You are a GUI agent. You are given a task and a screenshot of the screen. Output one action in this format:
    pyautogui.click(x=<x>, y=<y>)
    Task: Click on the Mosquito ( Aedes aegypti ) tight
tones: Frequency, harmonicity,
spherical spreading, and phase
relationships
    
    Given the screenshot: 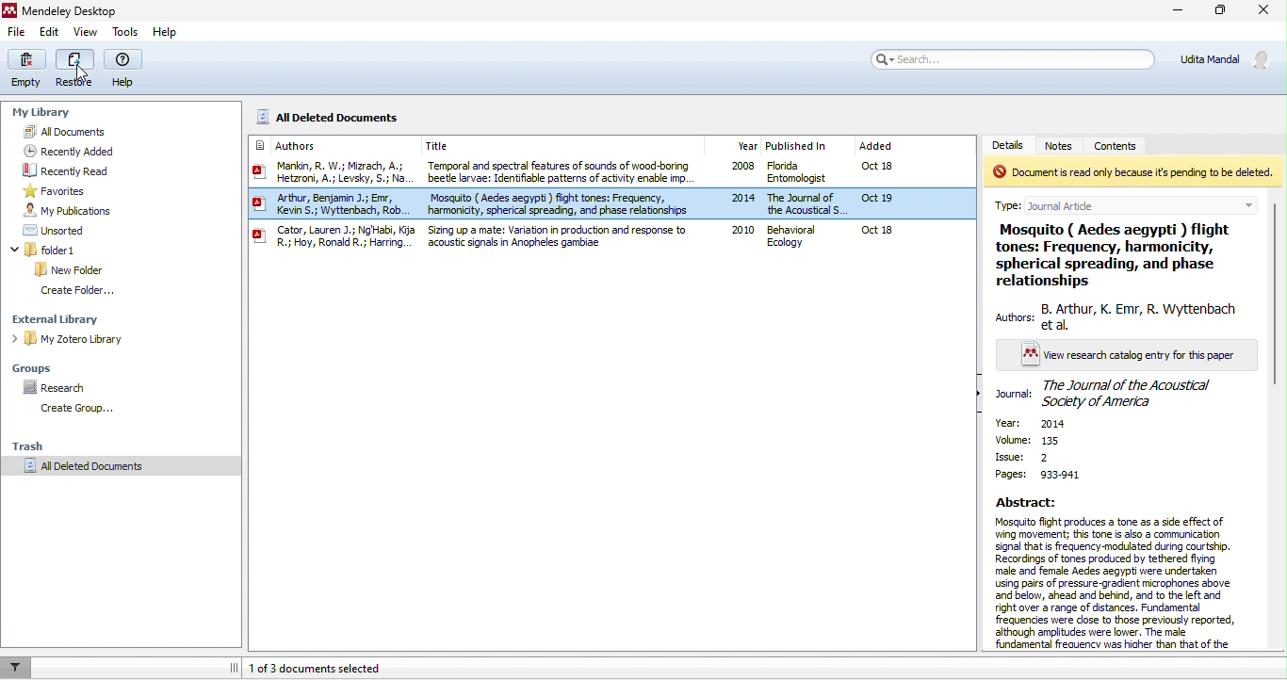 What is the action you would take?
    pyautogui.click(x=1114, y=257)
    